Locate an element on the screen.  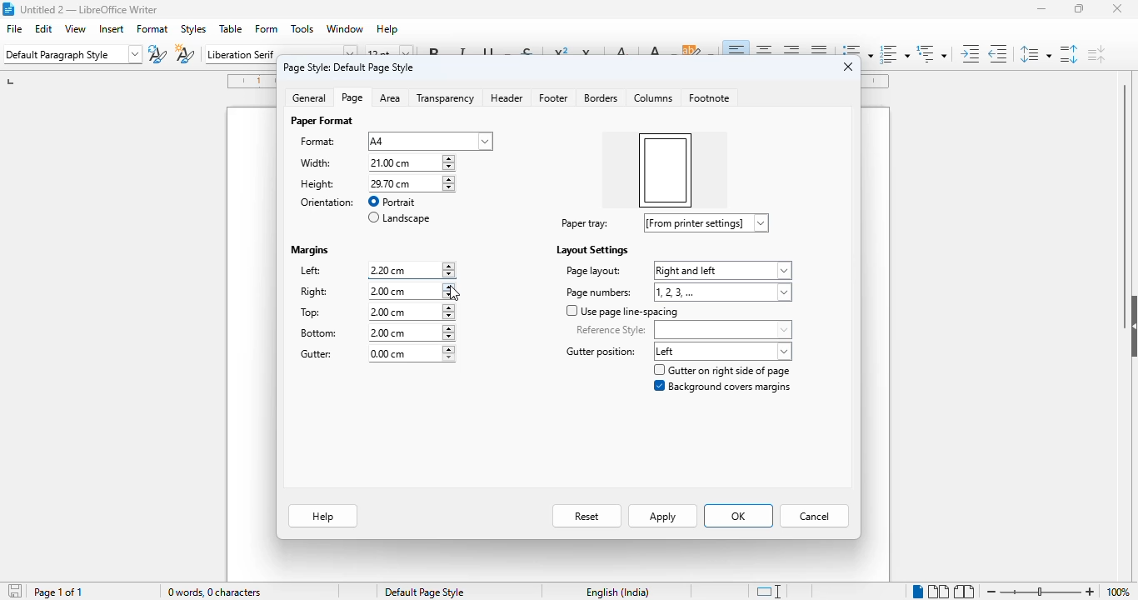
format options dropdown is located at coordinates (431, 142).